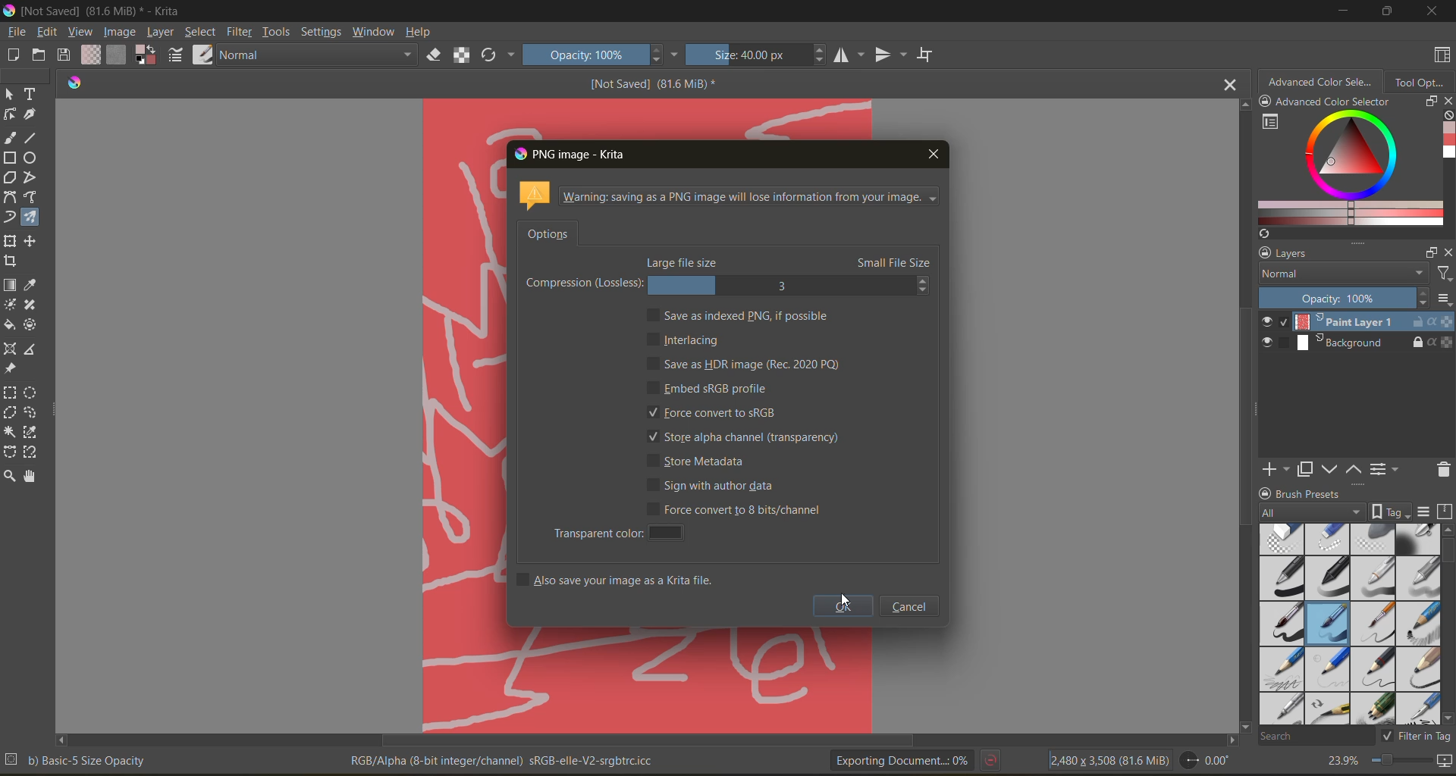 Image resolution: width=1456 pixels, height=776 pixels. What do you see at coordinates (30, 325) in the screenshot?
I see `tool` at bounding box center [30, 325].